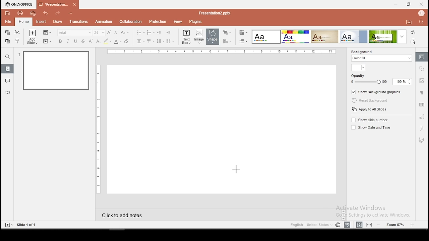 This screenshot has width=429, height=241. I want to click on english - united states, so click(311, 226).